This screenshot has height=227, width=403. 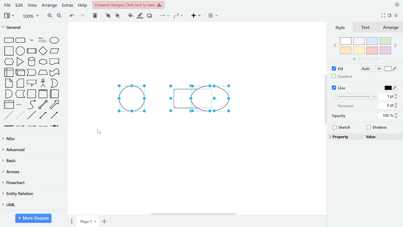 What do you see at coordinates (72, 16) in the screenshot?
I see `undo` at bounding box center [72, 16].